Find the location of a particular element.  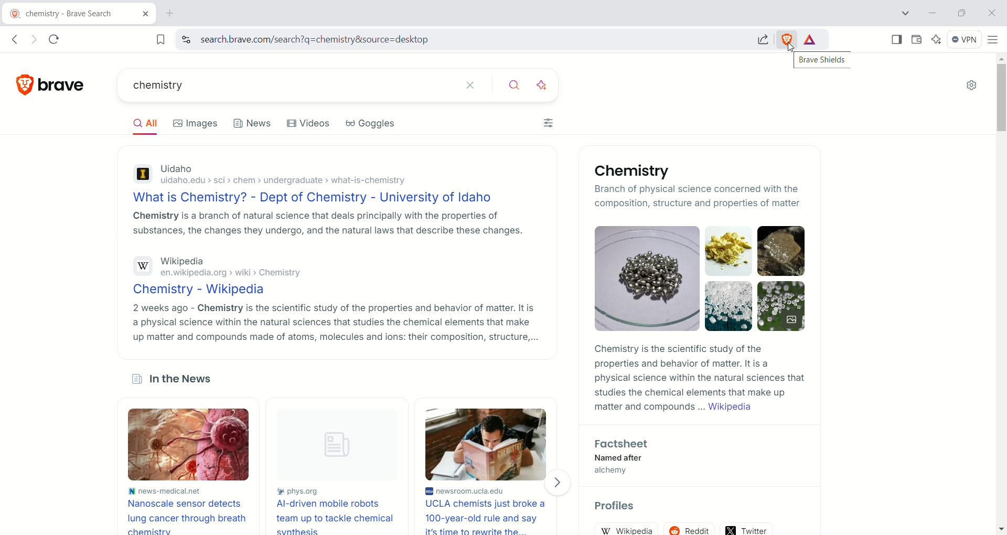

restore is located at coordinates (962, 13).